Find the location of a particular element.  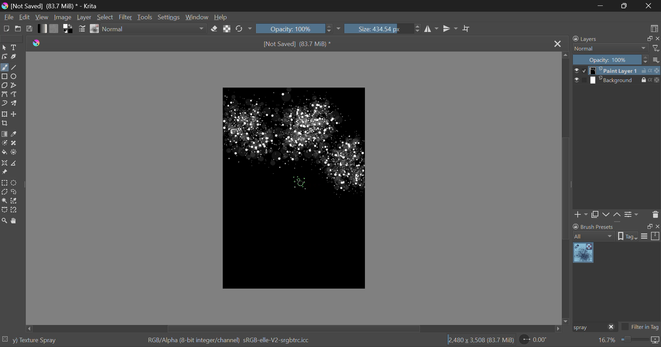

filters icon is located at coordinates (656, 48).